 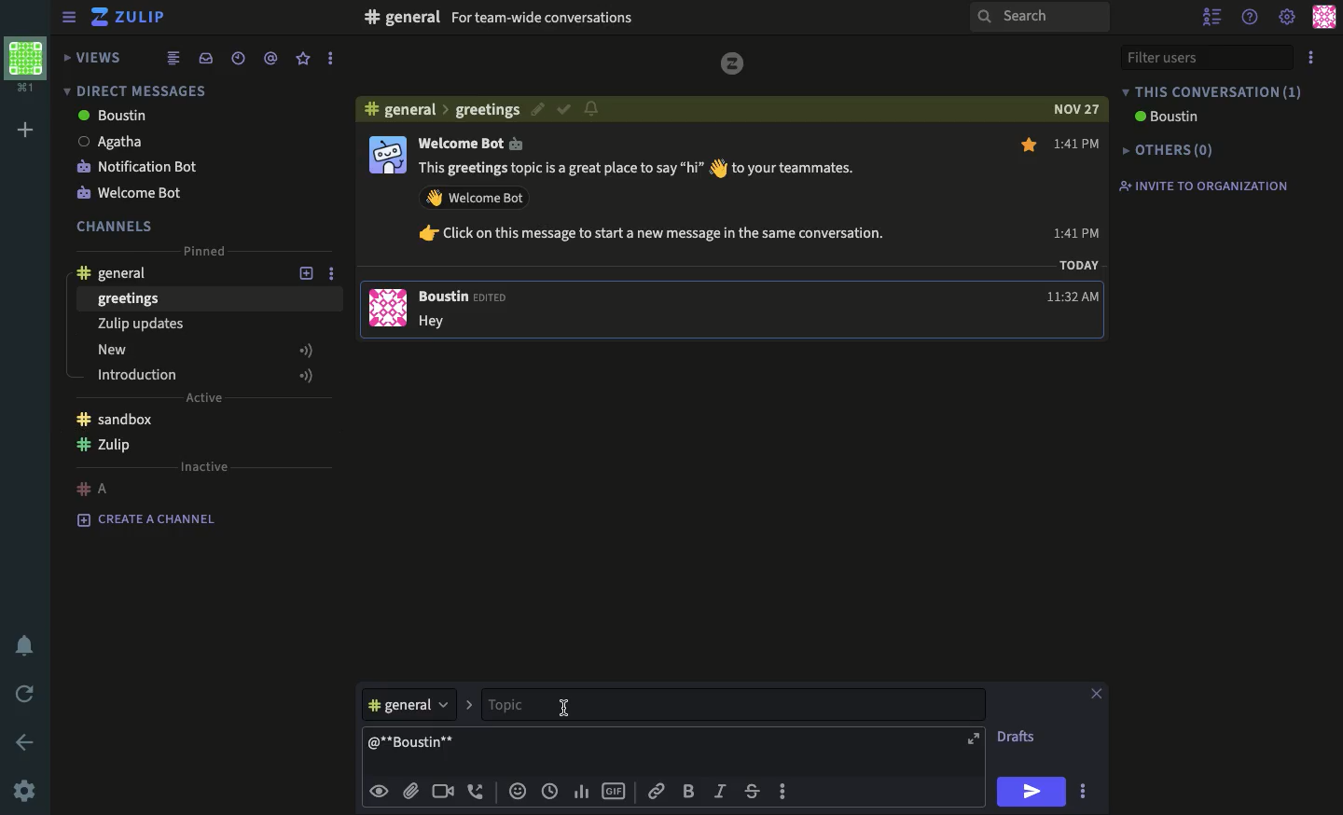 I want to click on user profile, so click(x=385, y=228).